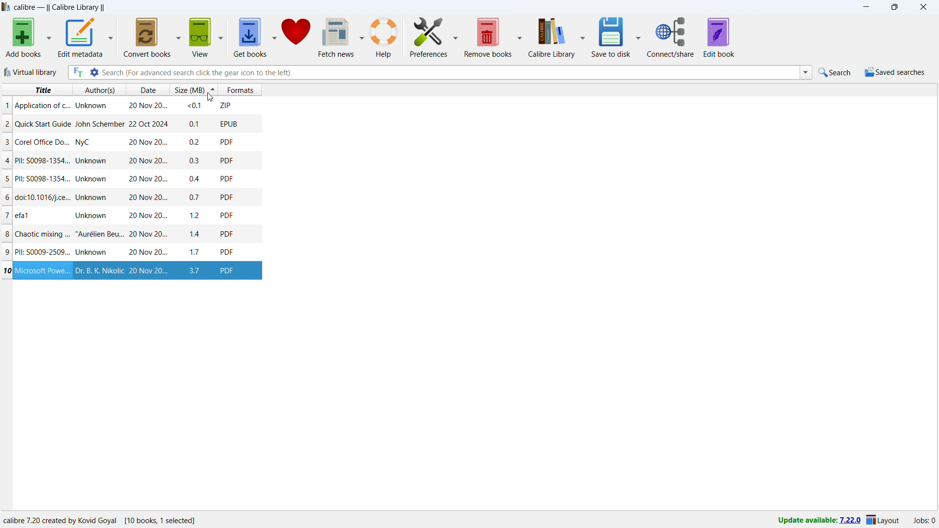  Describe the element at coordinates (362, 36) in the screenshot. I see `fetch news options` at that location.